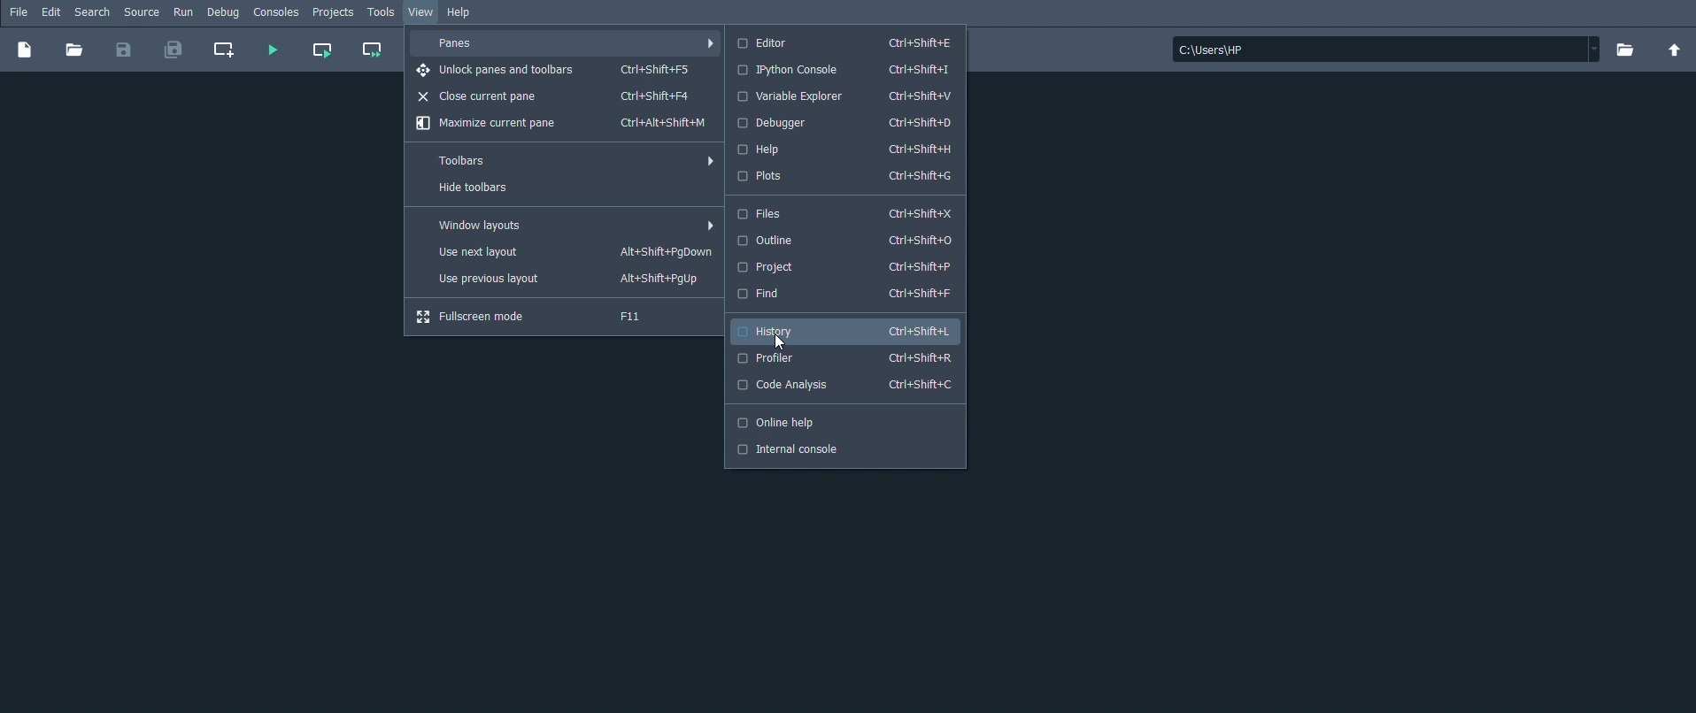 The width and height of the screenshot is (1696, 713). I want to click on New file, so click(25, 51).